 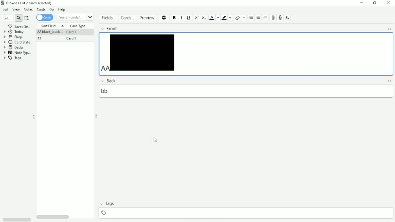 What do you see at coordinates (246, 213) in the screenshot?
I see `add tag` at bounding box center [246, 213].